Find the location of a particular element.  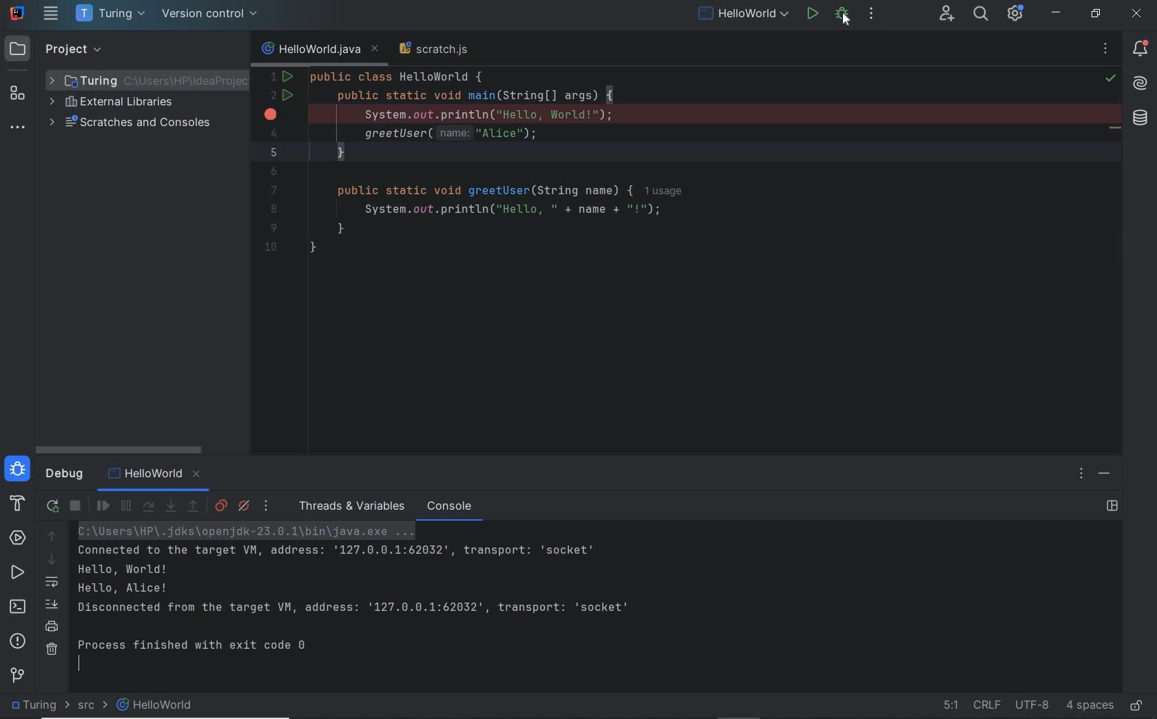

soft-wrap is located at coordinates (53, 583).